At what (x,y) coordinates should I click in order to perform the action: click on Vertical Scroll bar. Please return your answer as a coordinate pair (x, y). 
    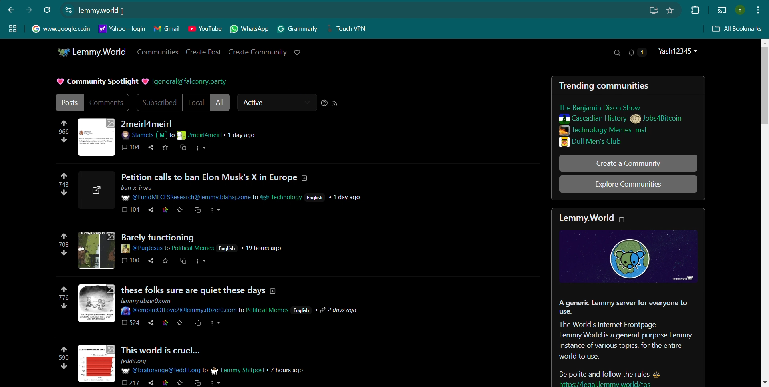
    Looking at the image, I should click on (763, 212).